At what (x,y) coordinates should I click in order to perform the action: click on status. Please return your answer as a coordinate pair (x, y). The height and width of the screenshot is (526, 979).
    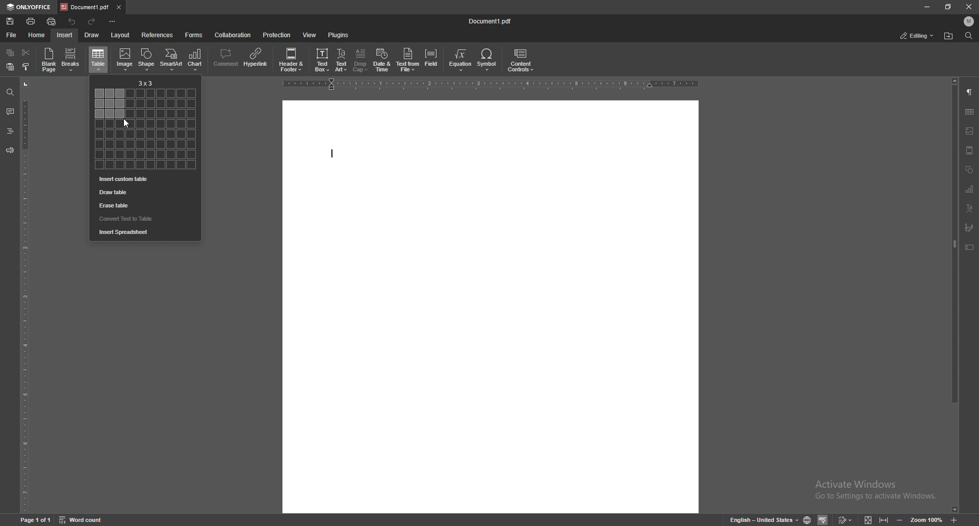
    Looking at the image, I should click on (918, 36).